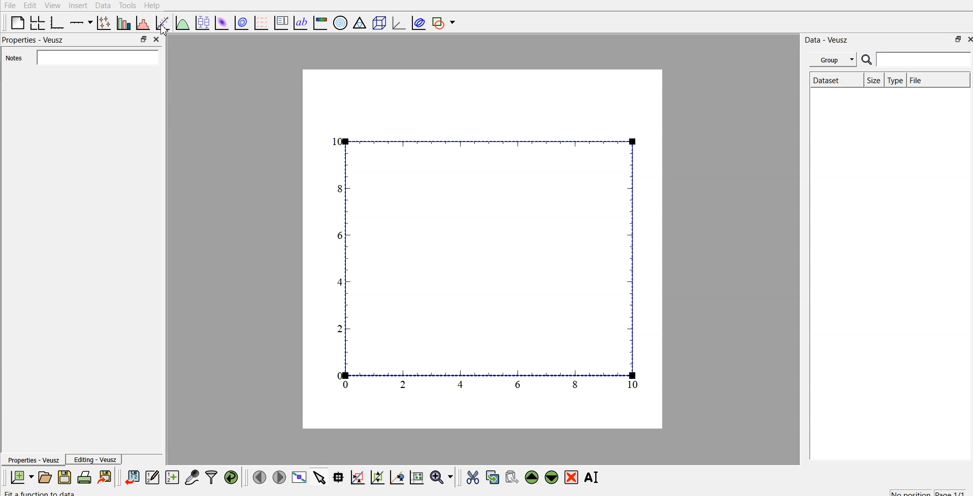  I want to click on reload linked data sets, so click(233, 478).